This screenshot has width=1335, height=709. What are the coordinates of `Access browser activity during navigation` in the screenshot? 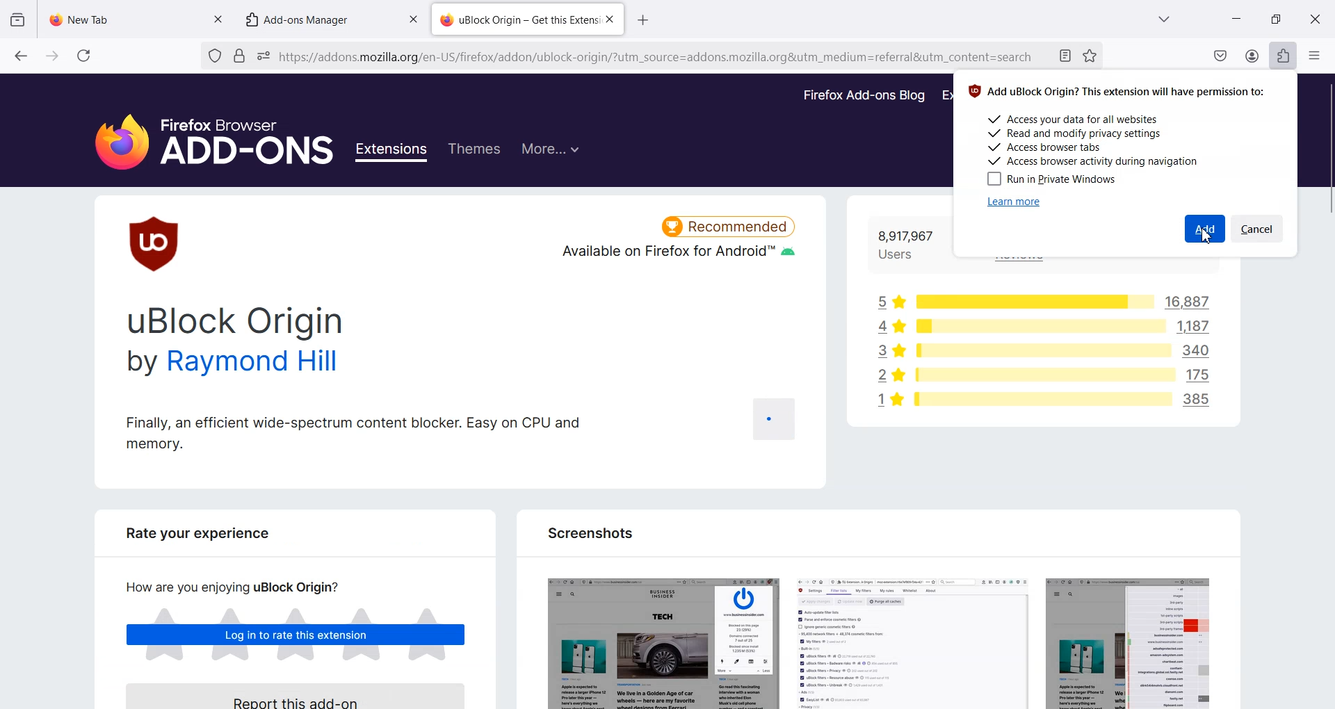 It's located at (1098, 160).